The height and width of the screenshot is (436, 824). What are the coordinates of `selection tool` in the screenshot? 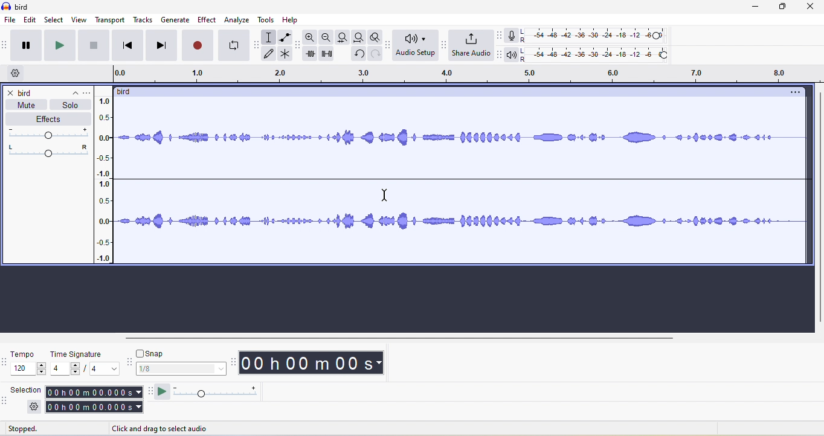 It's located at (270, 37).